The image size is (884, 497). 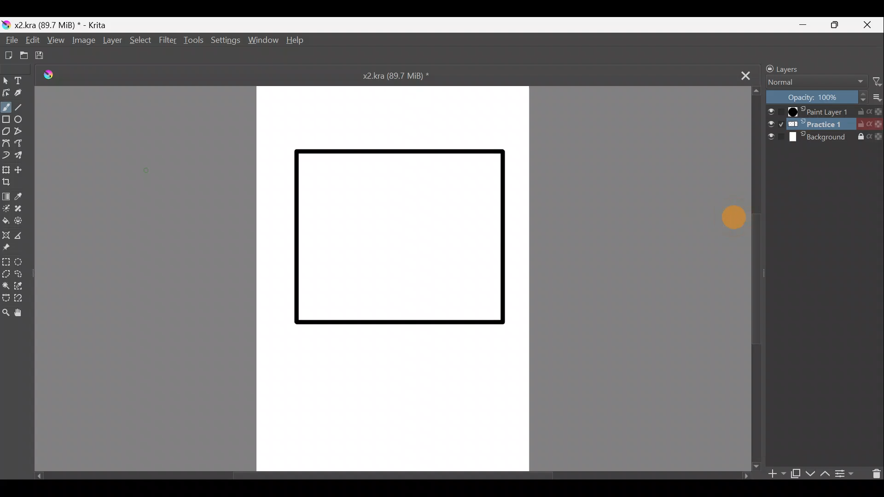 What do you see at coordinates (23, 196) in the screenshot?
I see `Sample a colour from image/current layer` at bounding box center [23, 196].